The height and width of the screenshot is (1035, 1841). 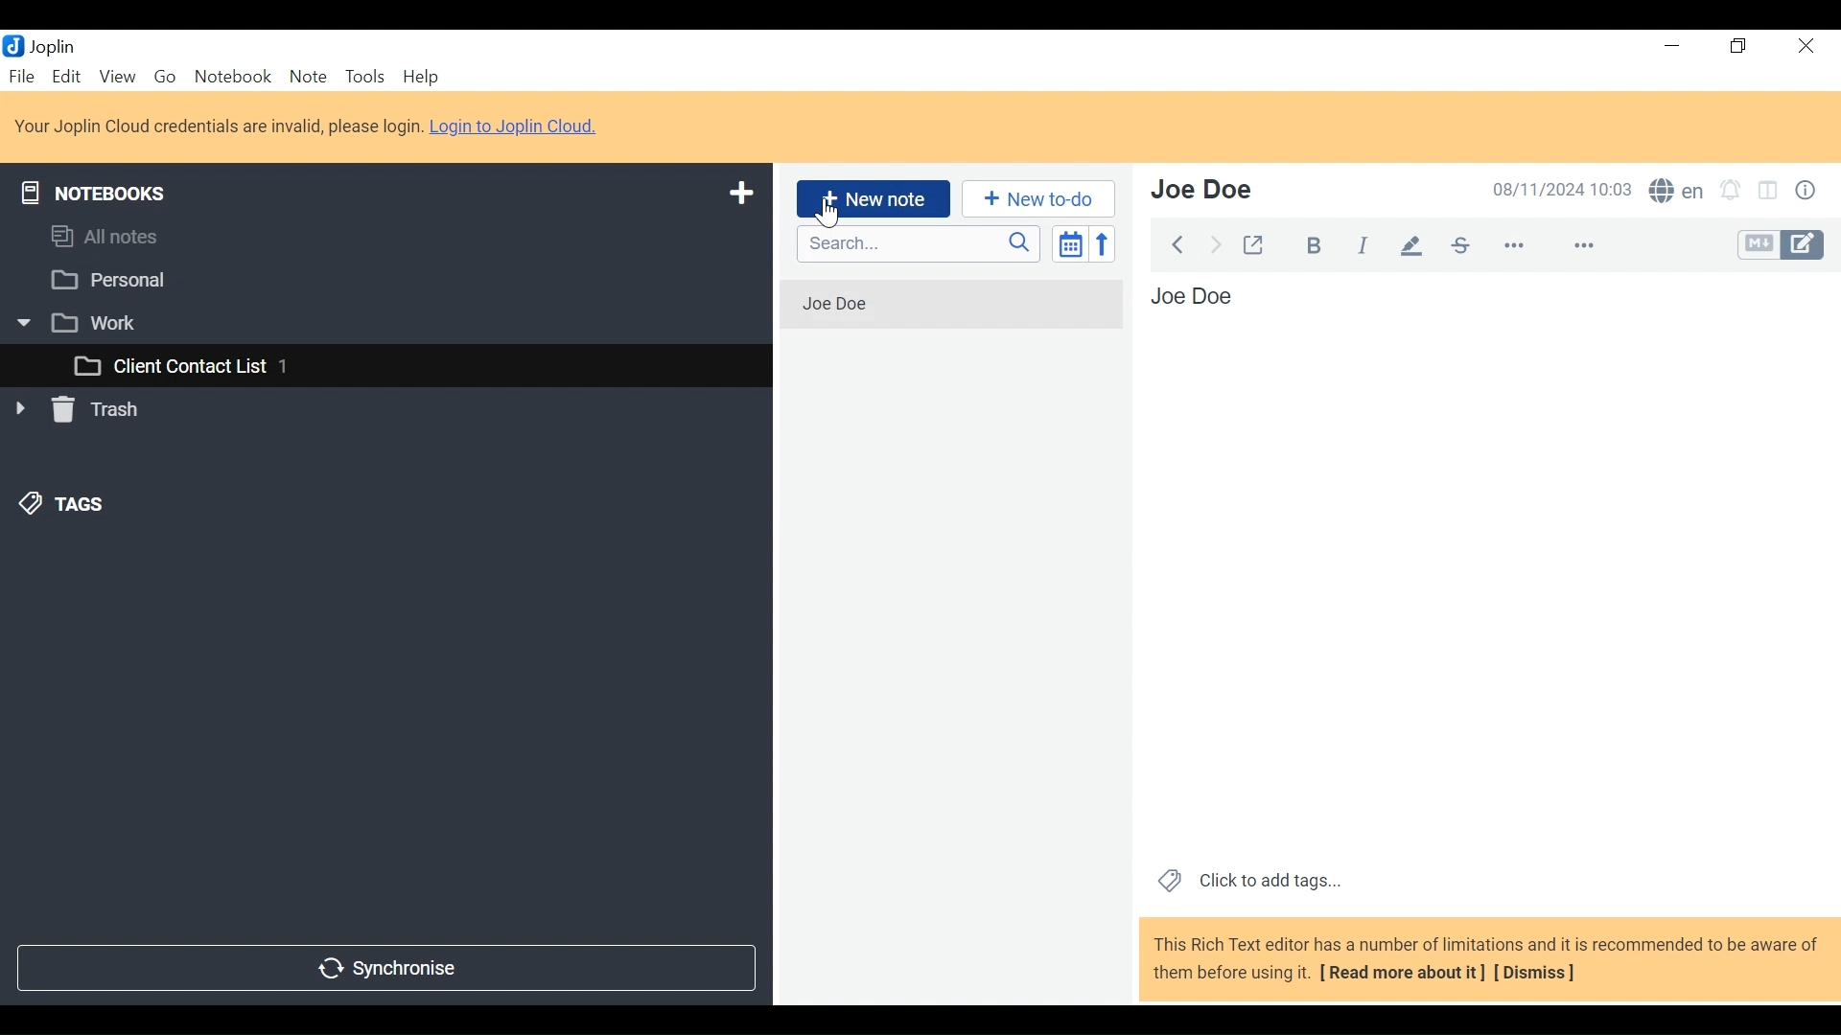 What do you see at coordinates (1257, 245) in the screenshot?
I see `Toggle external editing` at bounding box center [1257, 245].